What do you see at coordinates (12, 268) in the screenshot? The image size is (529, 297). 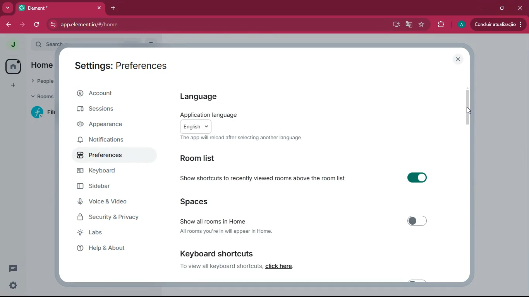 I see `comments` at bounding box center [12, 268].